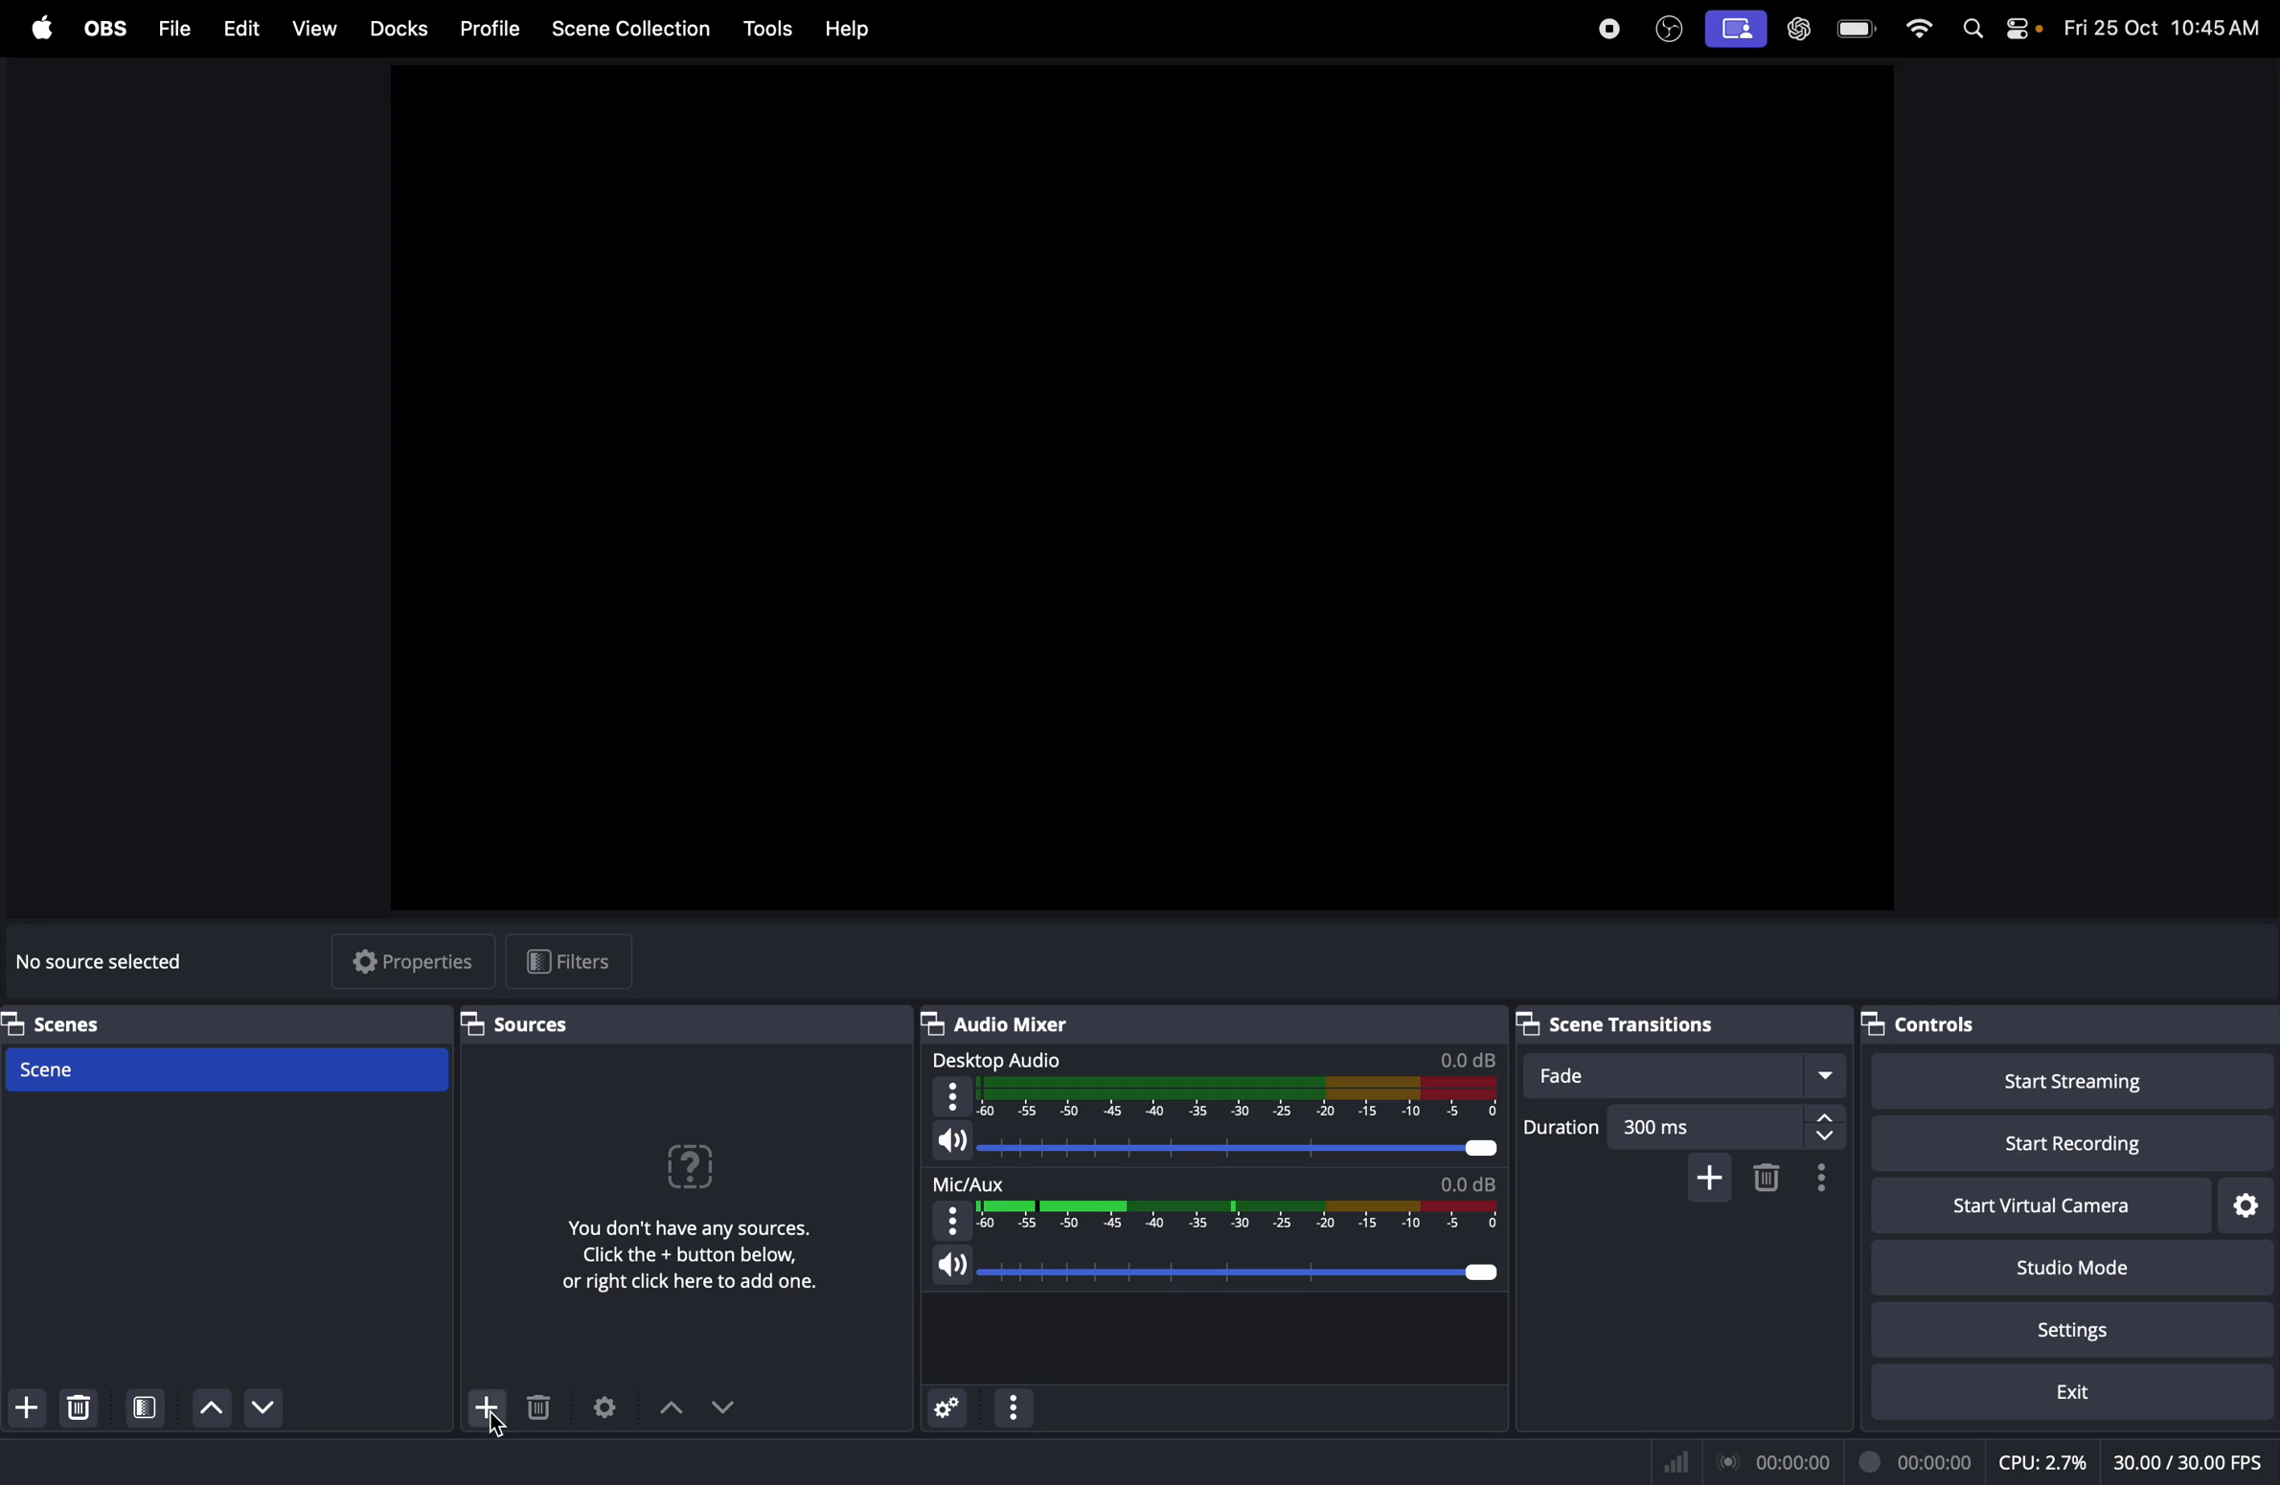 The image size is (2280, 1485). What do you see at coordinates (1220, 1256) in the screenshot?
I see `speaker level` at bounding box center [1220, 1256].